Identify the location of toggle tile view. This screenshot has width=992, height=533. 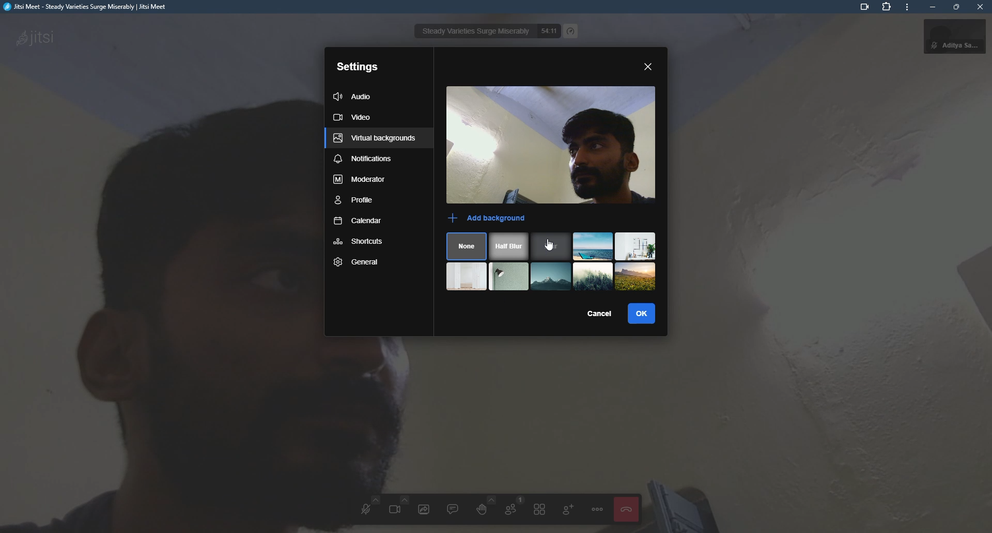
(540, 509).